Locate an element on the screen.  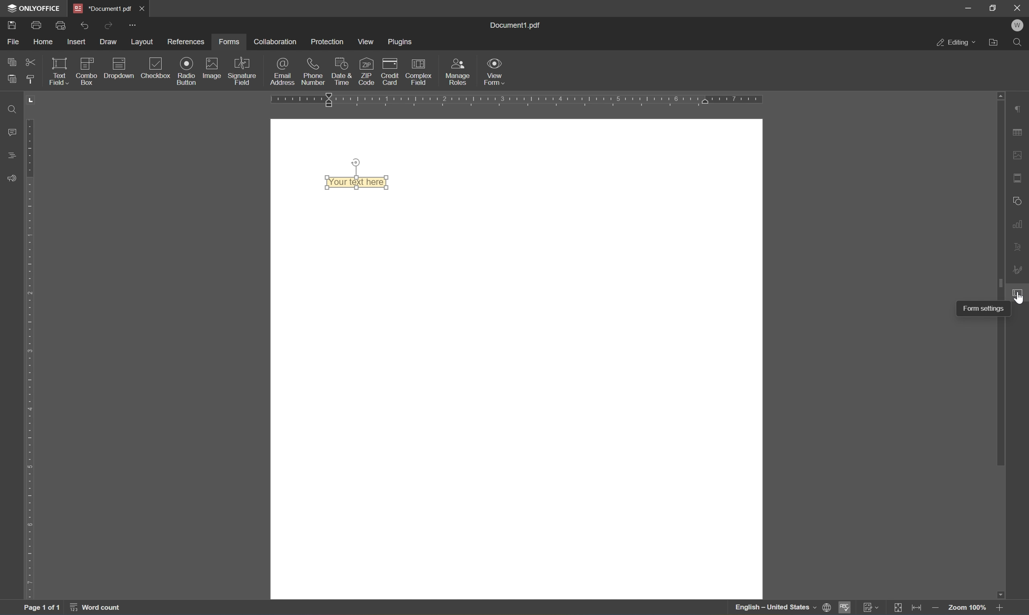
close is located at coordinates (143, 10).